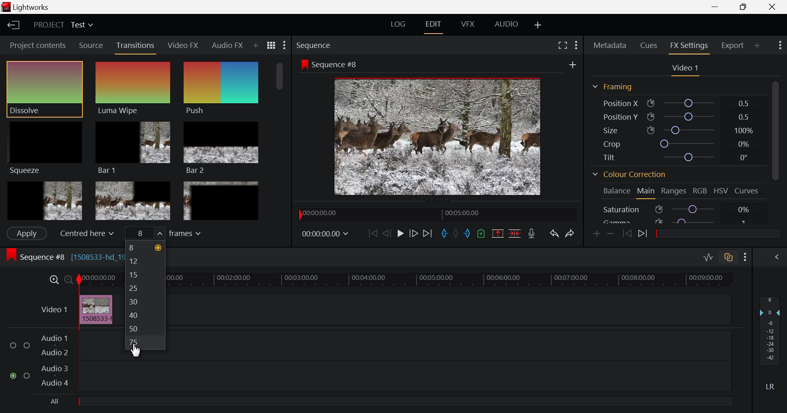 This screenshot has height=413, width=787. Describe the element at coordinates (777, 258) in the screenshot. I see `Show Audio Mix` at that location.